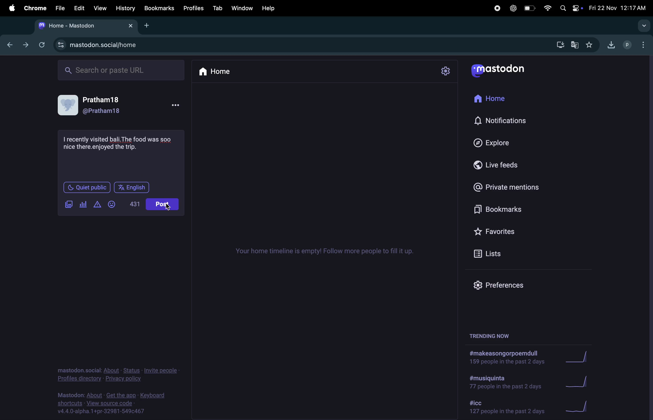 This screenshot has width=653, height=420. I want to click on hashtags, so click(501, 357).